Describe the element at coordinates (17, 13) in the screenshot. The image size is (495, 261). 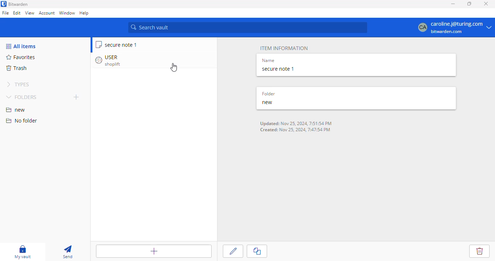
I see `edit` at that location.